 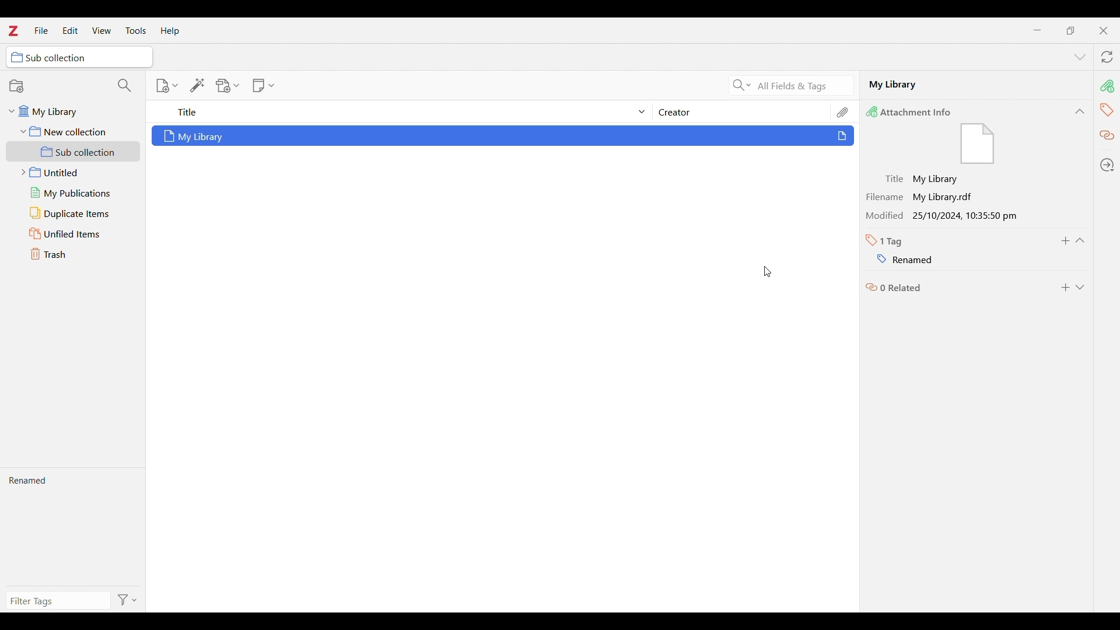 I want to click on tag, so click(x=1107, y=109).